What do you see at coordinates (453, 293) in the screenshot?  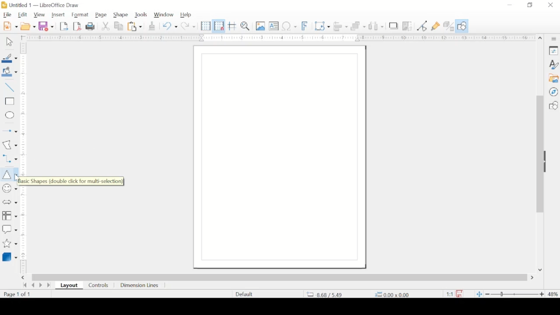 I see `this document has been modified` at bounding box center [453, 293].